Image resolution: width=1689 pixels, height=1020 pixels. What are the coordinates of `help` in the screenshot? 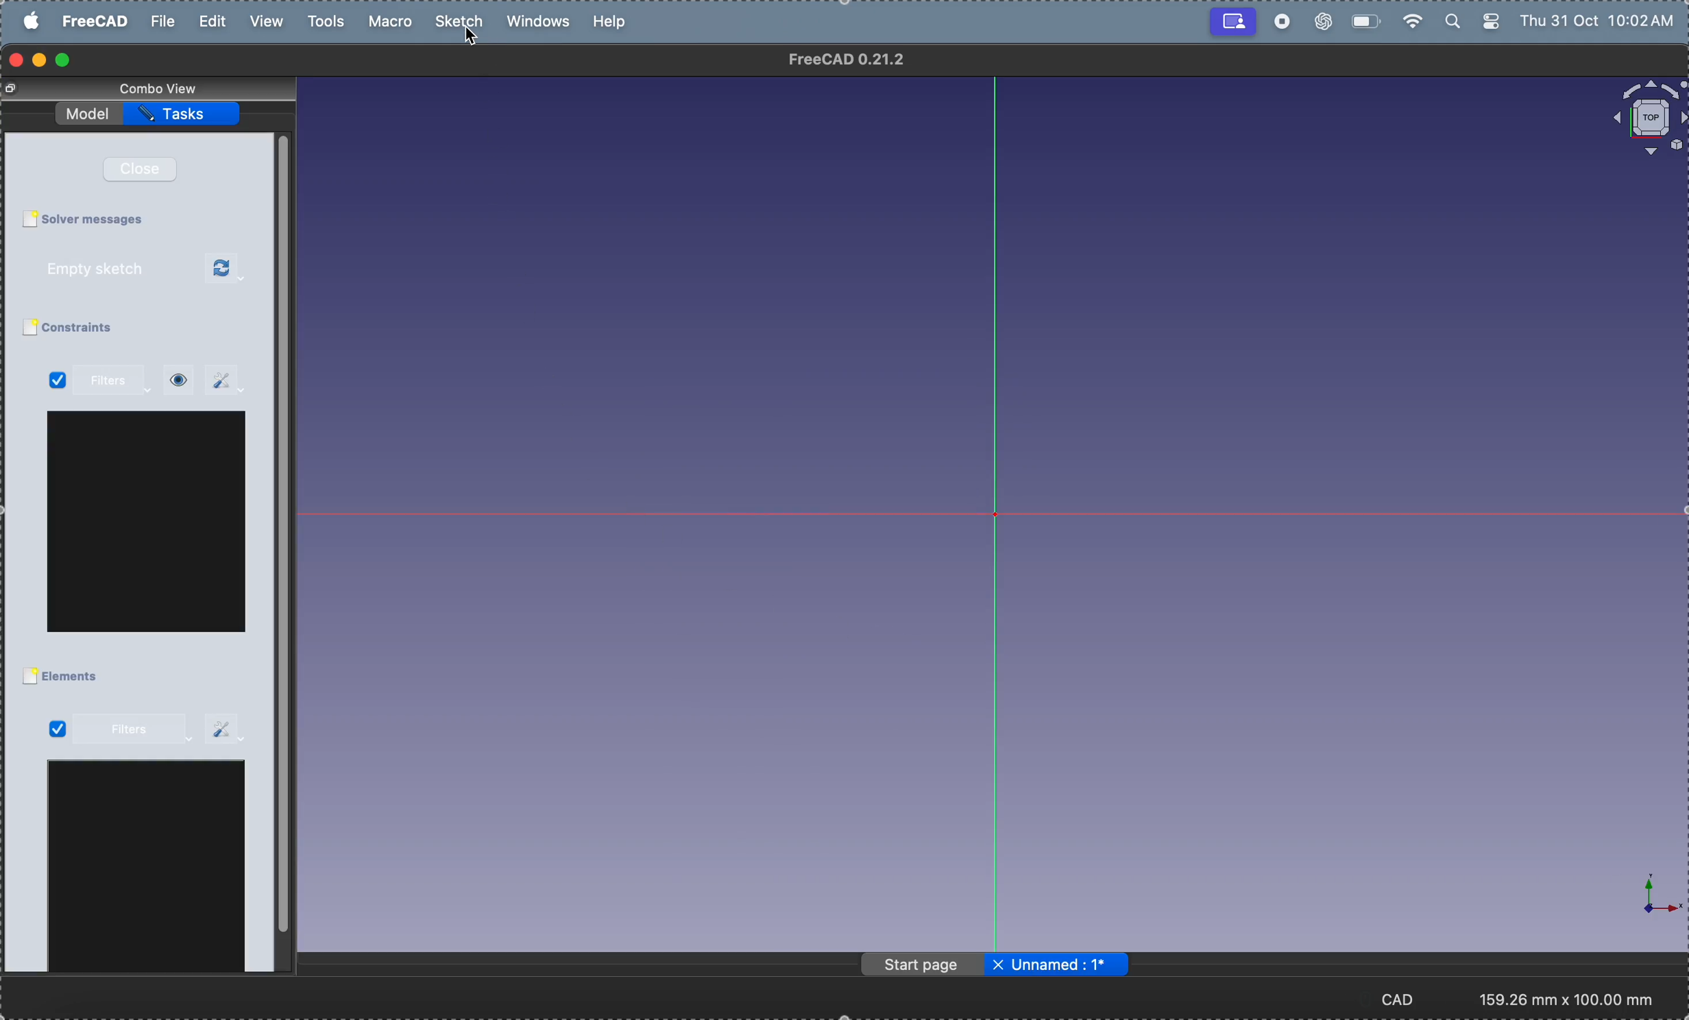 It's located at (611, 21).